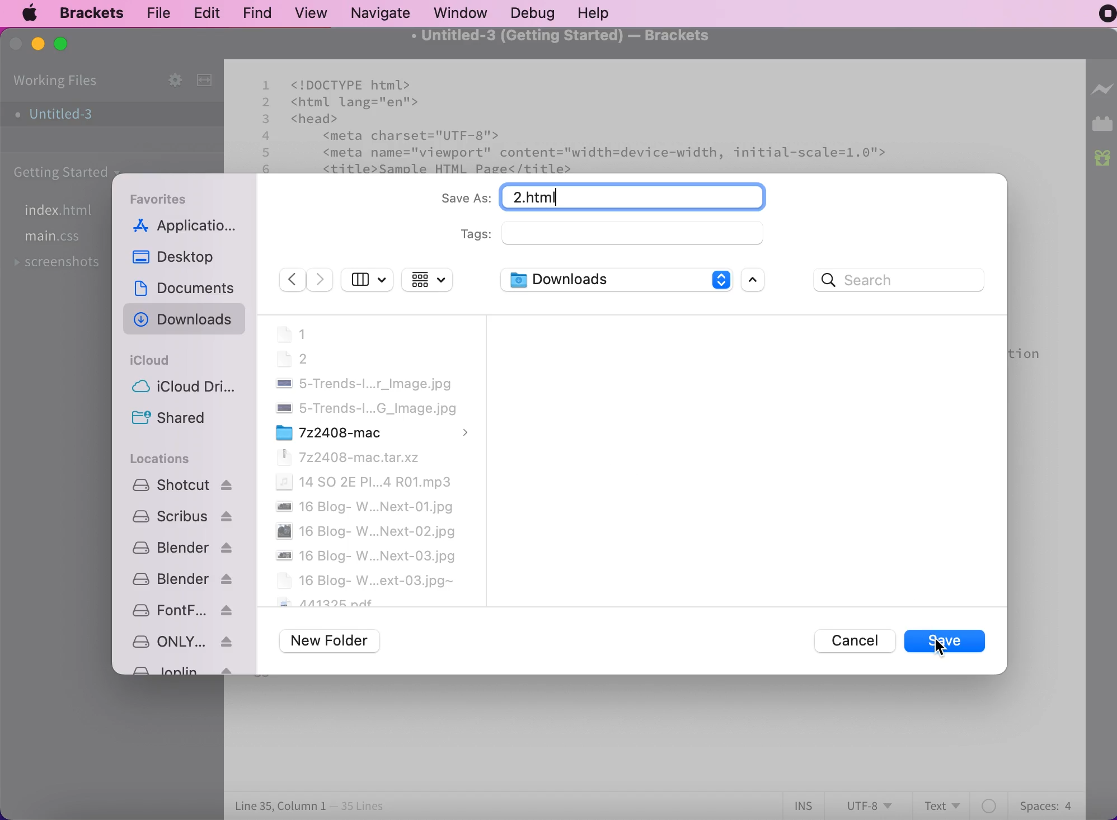 This screenshot has height=820, width=1117. I want to click on configure working set, so click(171, 78).